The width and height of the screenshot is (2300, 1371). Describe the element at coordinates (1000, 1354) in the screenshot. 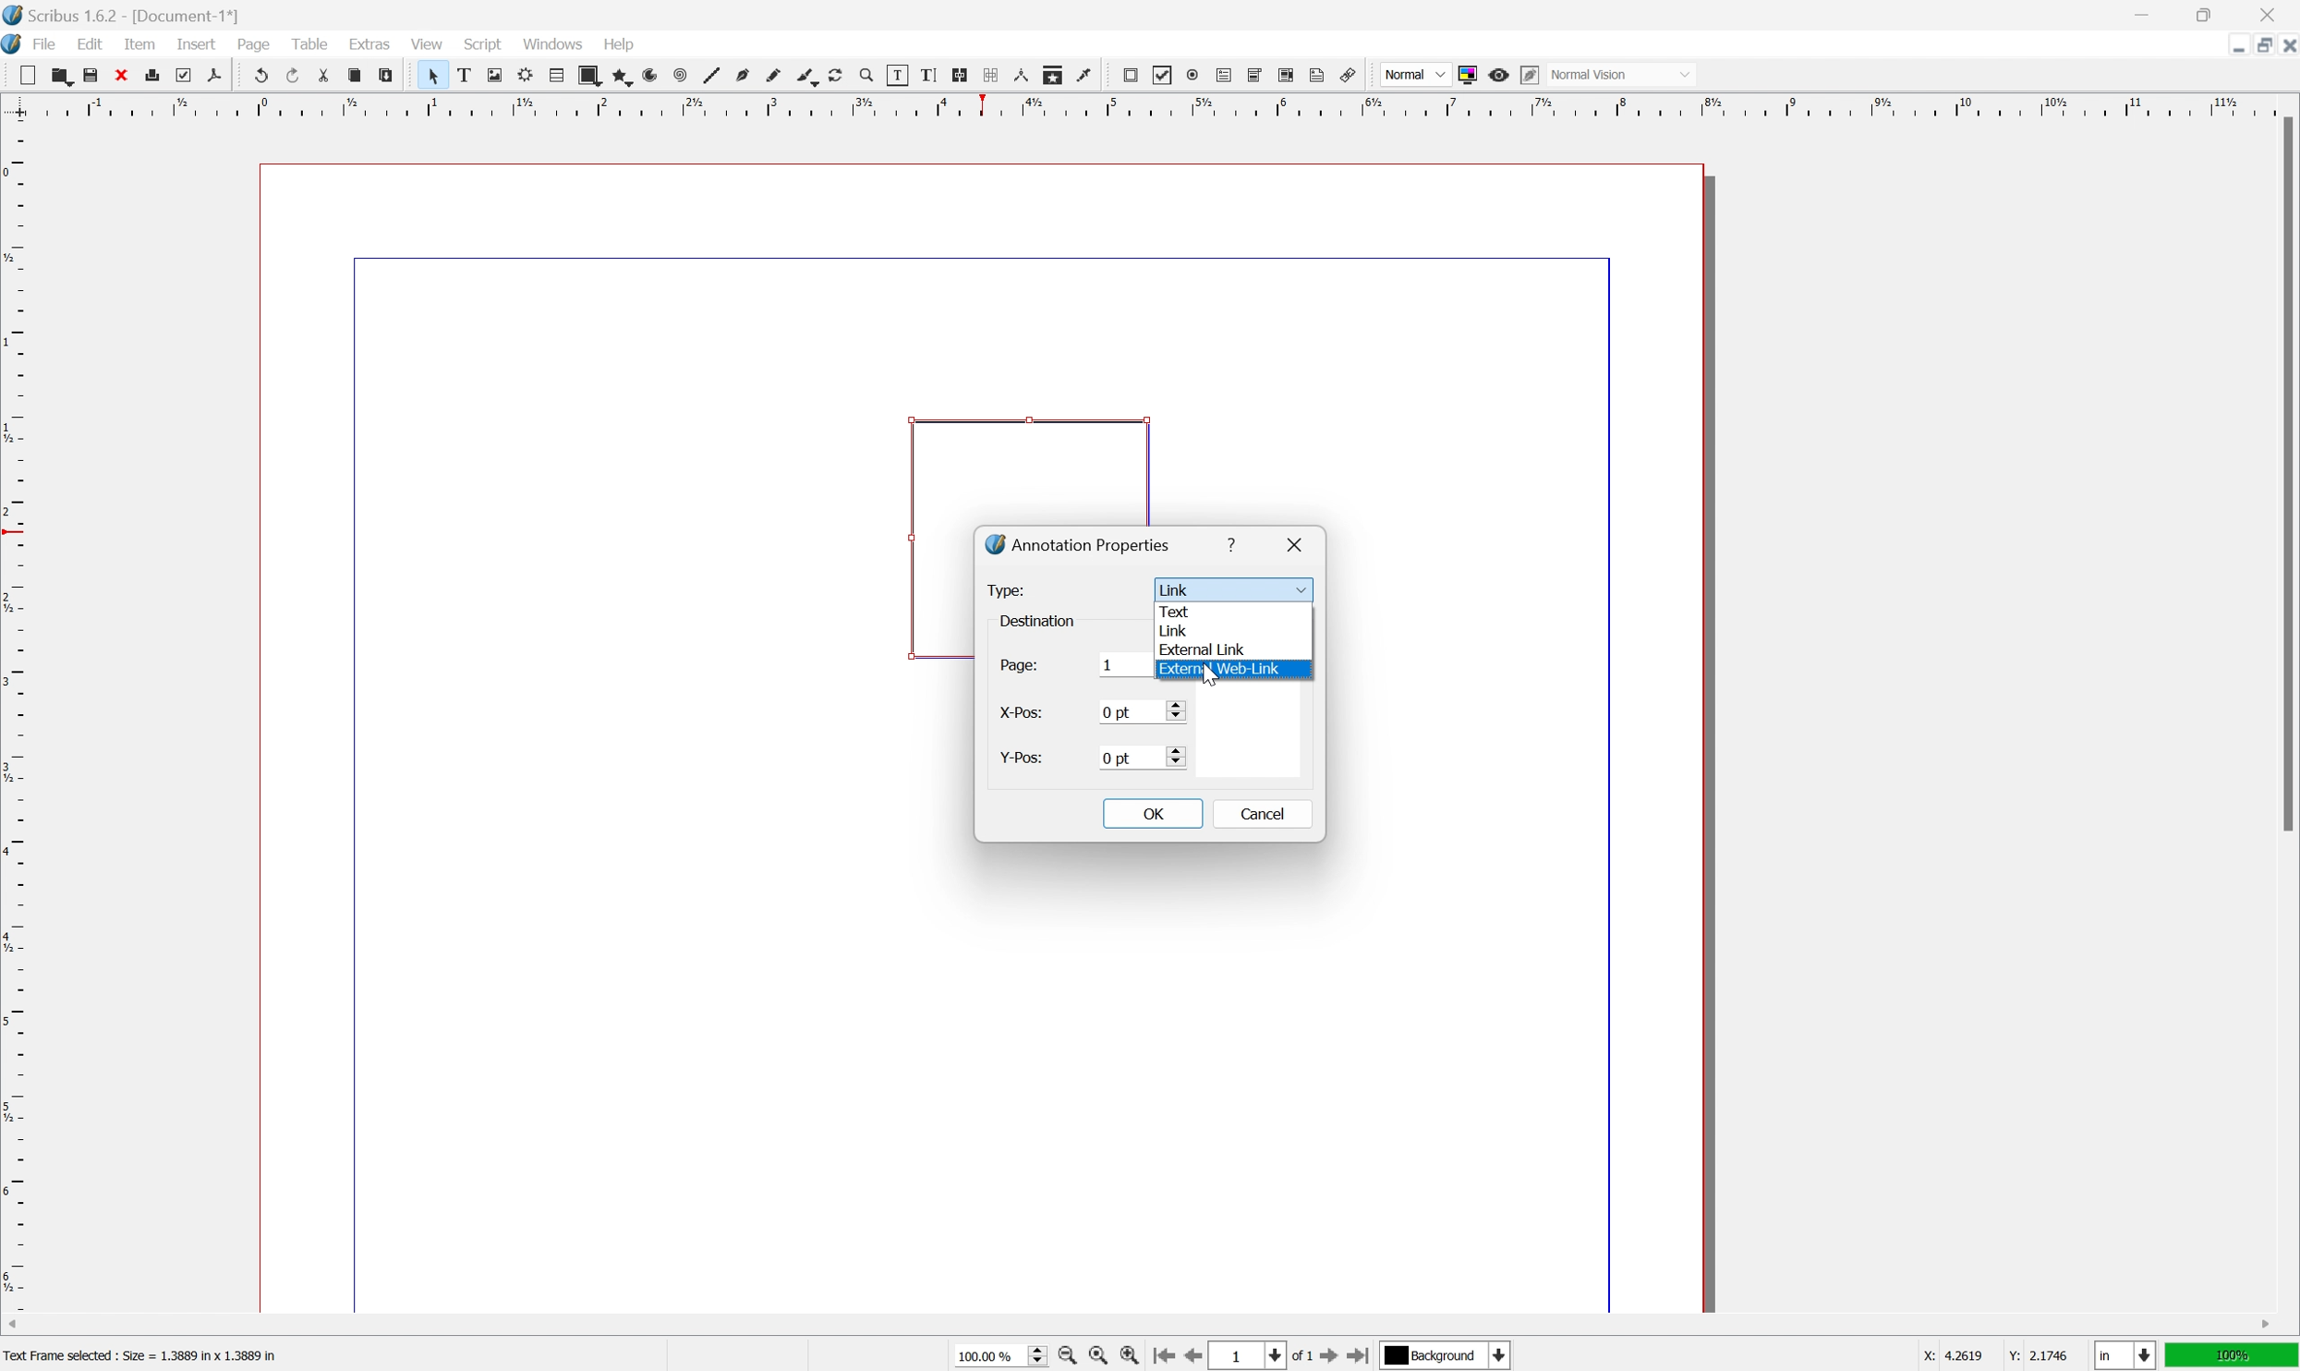

I see `select current zoom level` at that location.